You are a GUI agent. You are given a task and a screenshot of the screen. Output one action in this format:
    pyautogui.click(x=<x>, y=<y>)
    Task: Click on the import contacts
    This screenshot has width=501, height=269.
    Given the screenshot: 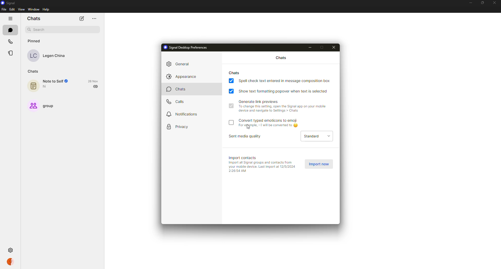 What is the action you would take?
    pyautogui.click(x=243, y=158)
    